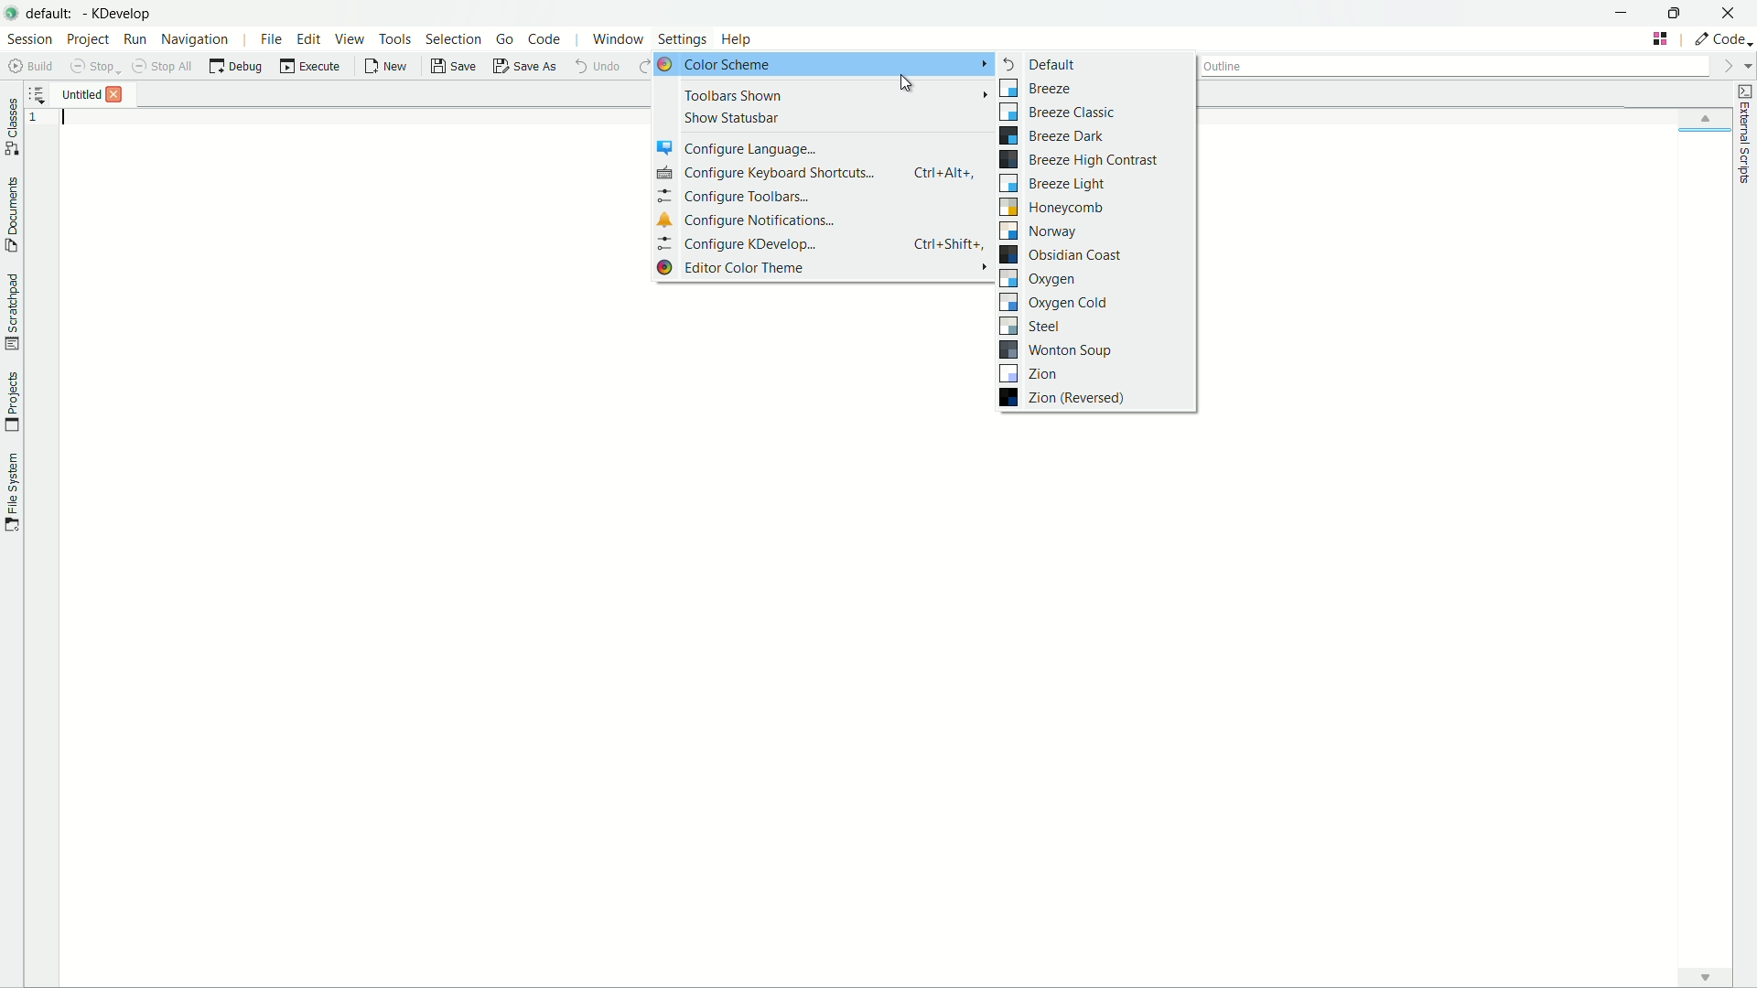 This screenshot has width=1757, height=988. I want to click on stop  all, so click(162, 67).